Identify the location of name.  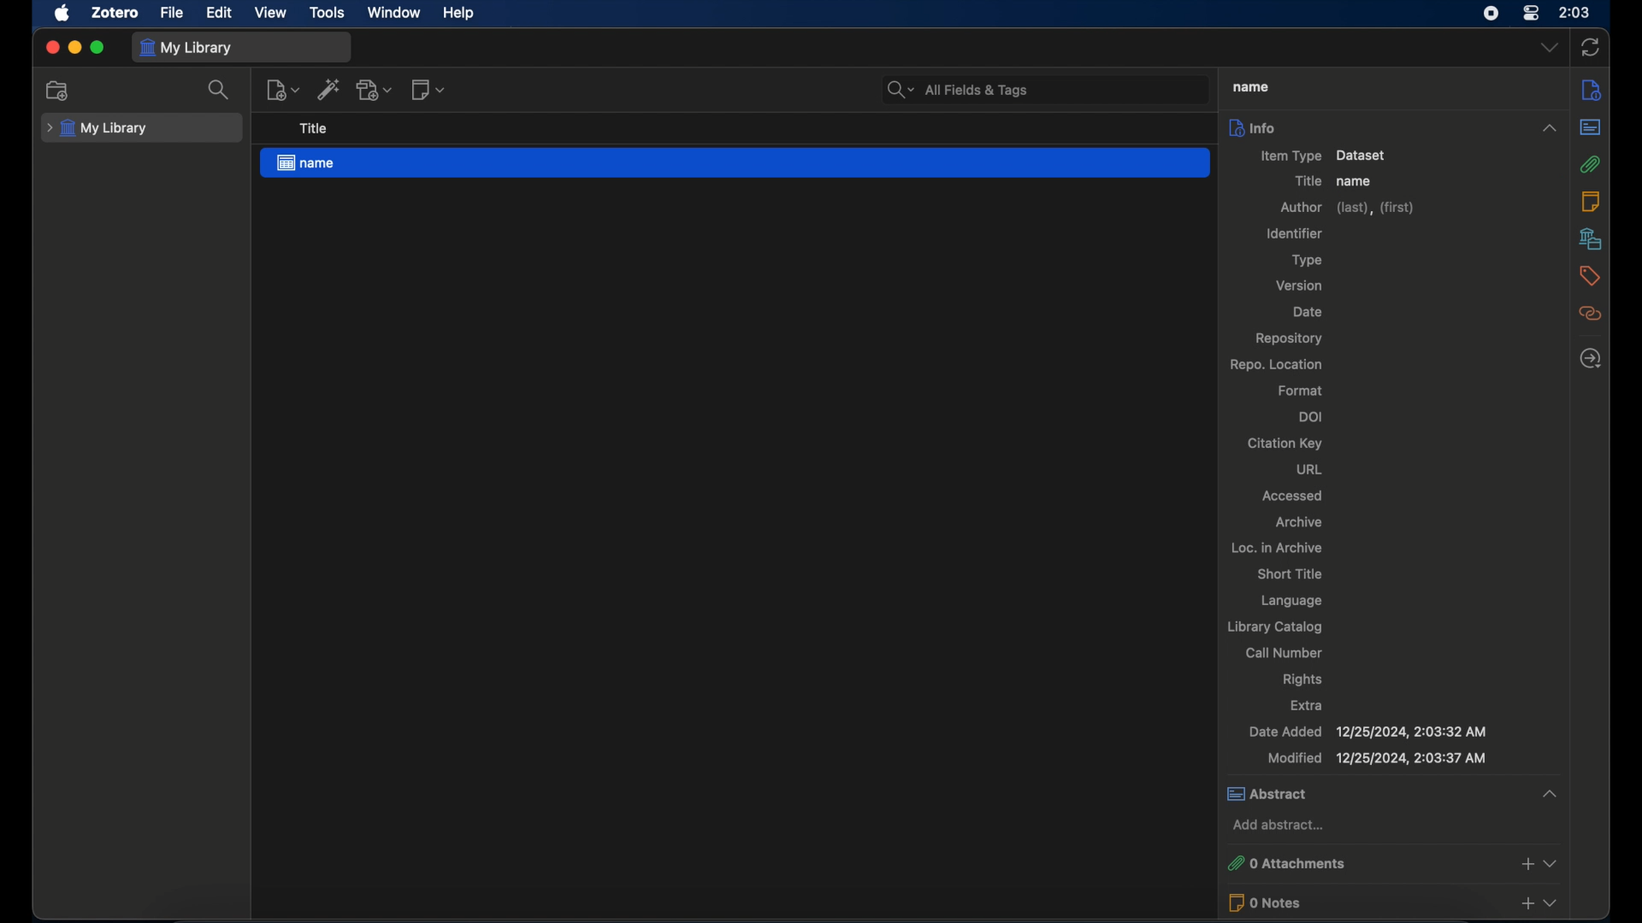
(1355, 182).